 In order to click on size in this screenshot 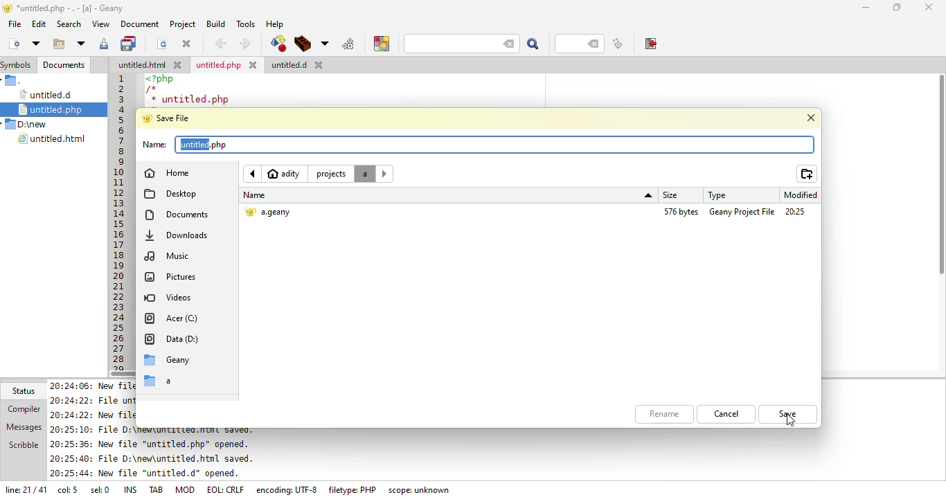, I will do `click(682, 212)`.